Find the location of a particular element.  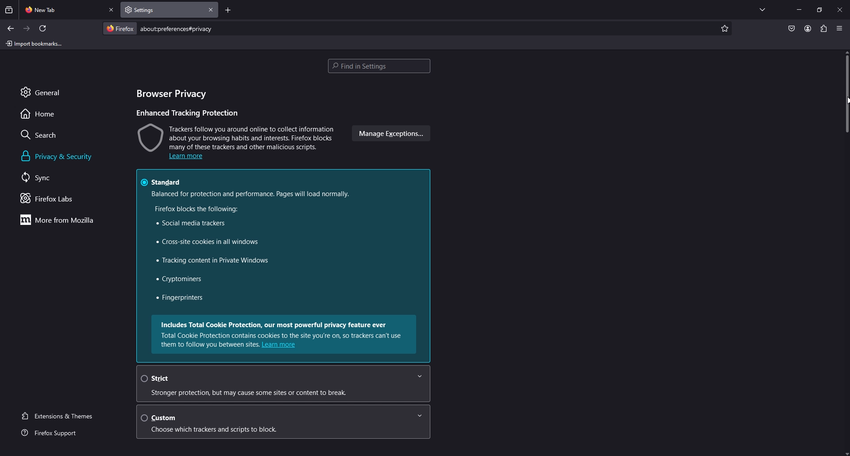

close is located at coordinates (841, 9).